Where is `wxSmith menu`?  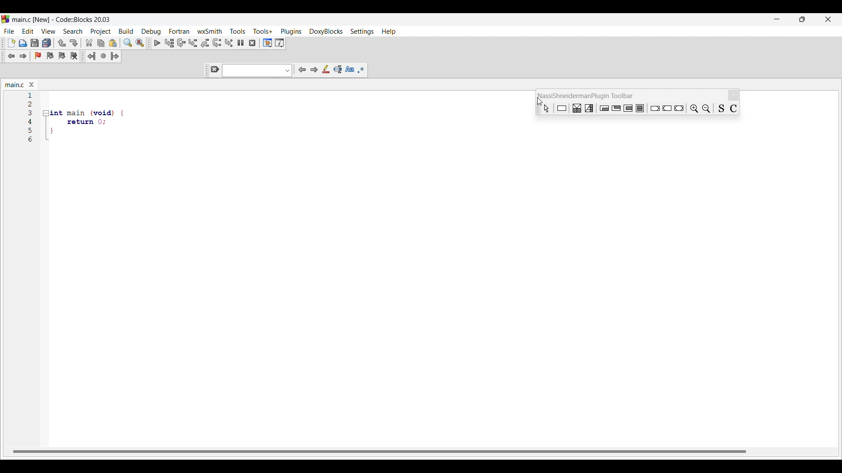 wxSmith menu is located at coordinates (210, 31).